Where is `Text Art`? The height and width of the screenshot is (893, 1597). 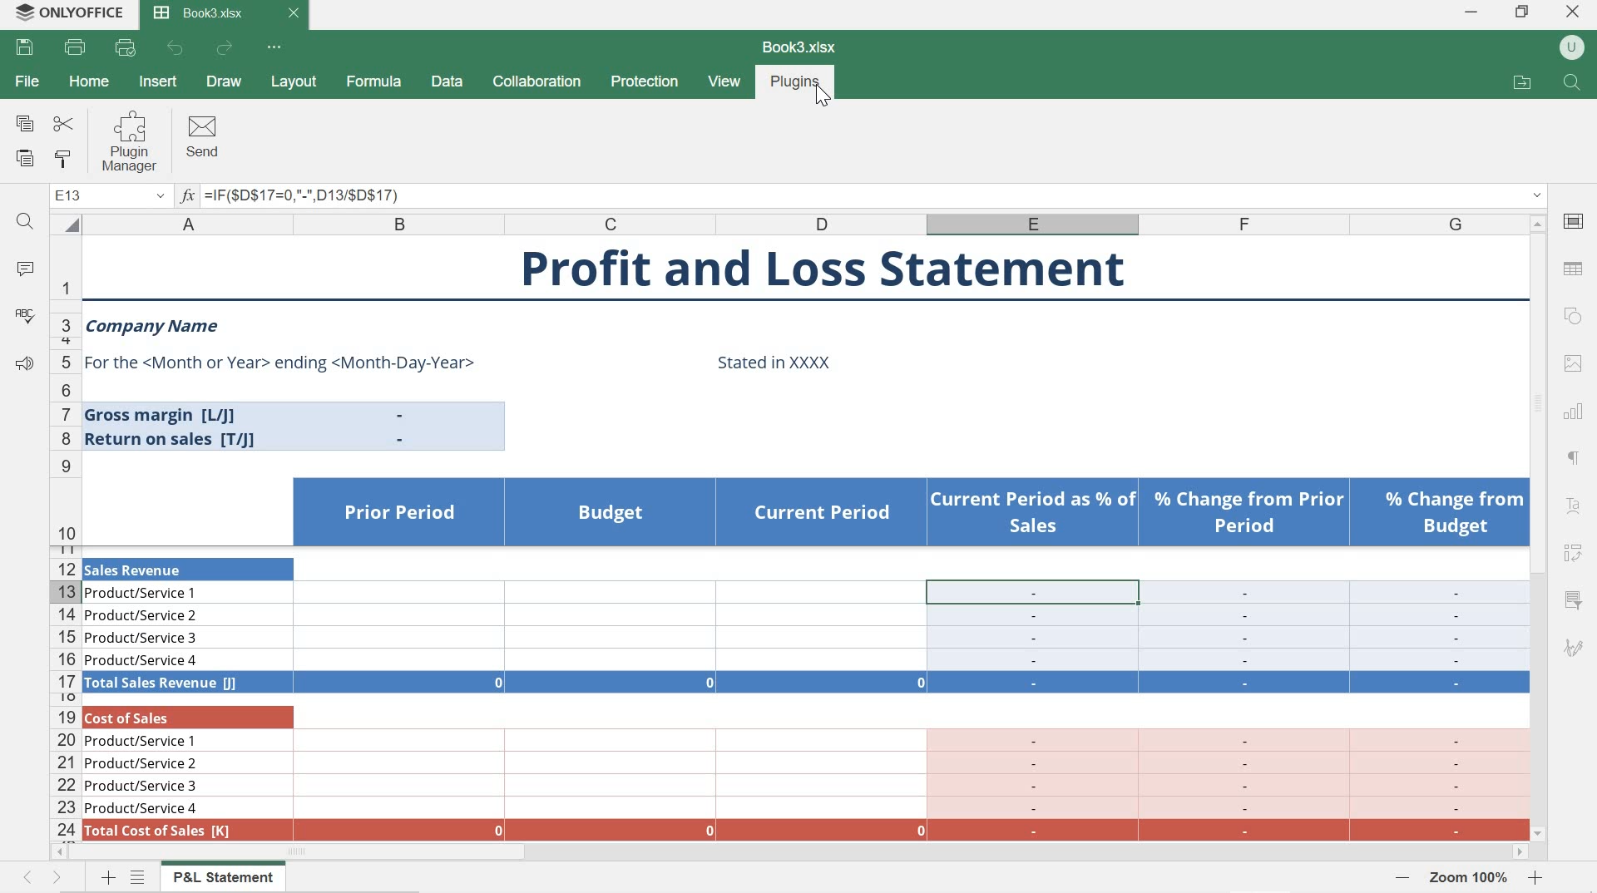
Text Art is located at coordinates (1569, 509).